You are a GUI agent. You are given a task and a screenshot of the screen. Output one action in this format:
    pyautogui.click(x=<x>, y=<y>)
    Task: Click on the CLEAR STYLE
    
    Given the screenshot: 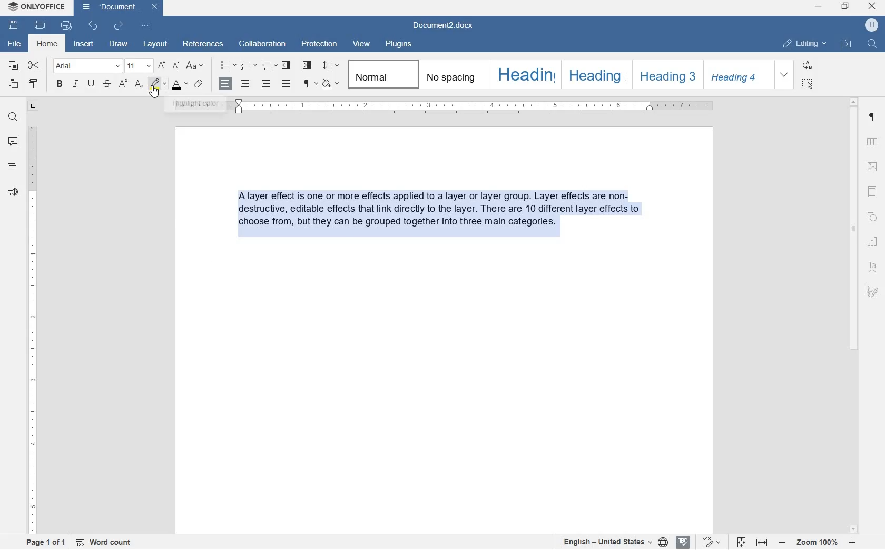 What is the action you would take?
    pyautogui.click(x=198, y=85)
    